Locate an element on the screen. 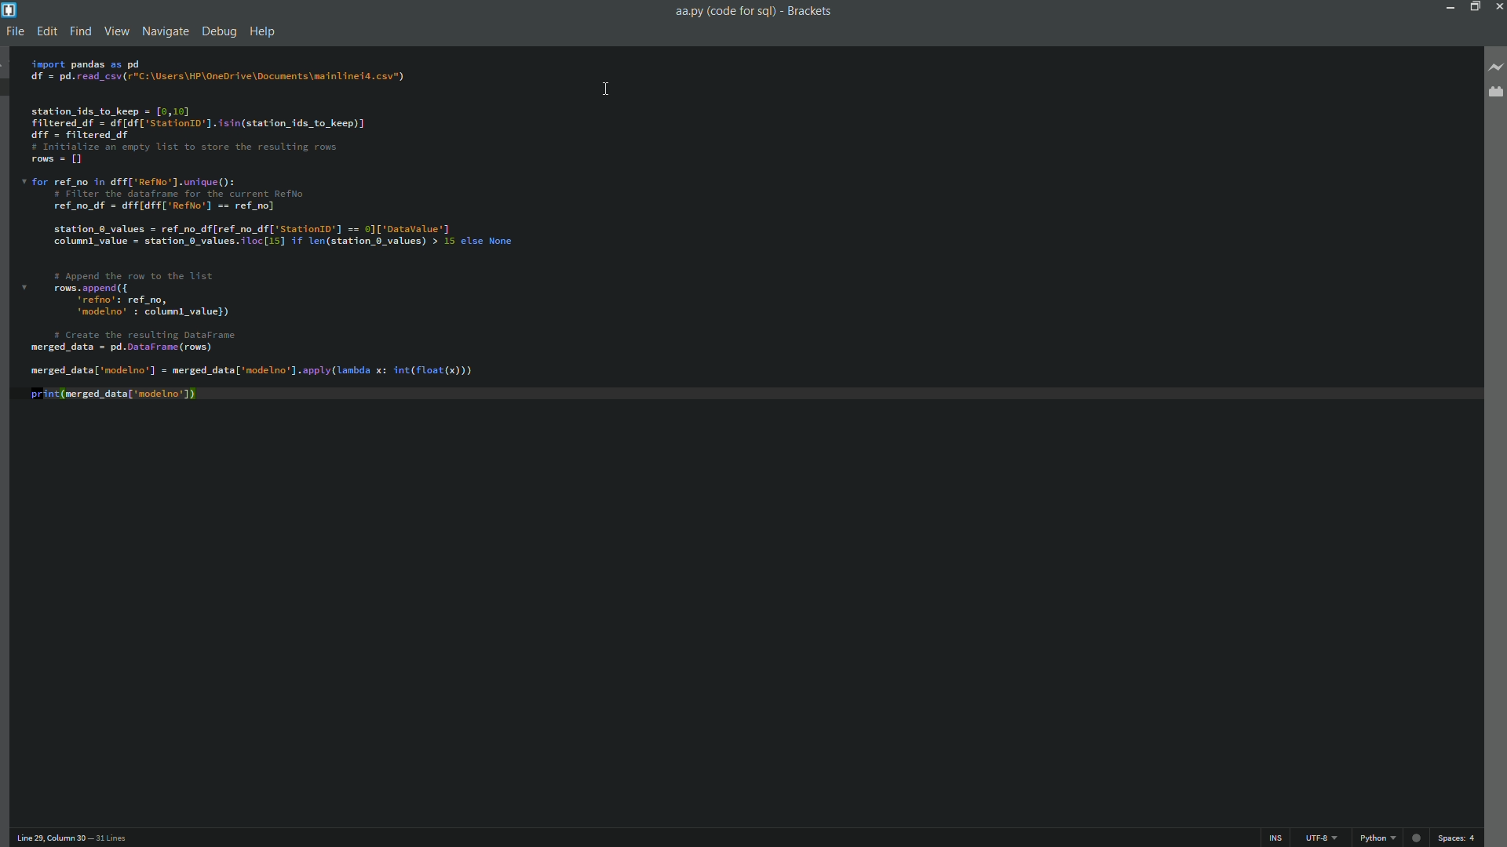 The width and height of the screenshot is (1507, 847). cursor position is located at coordinates (38, 838).